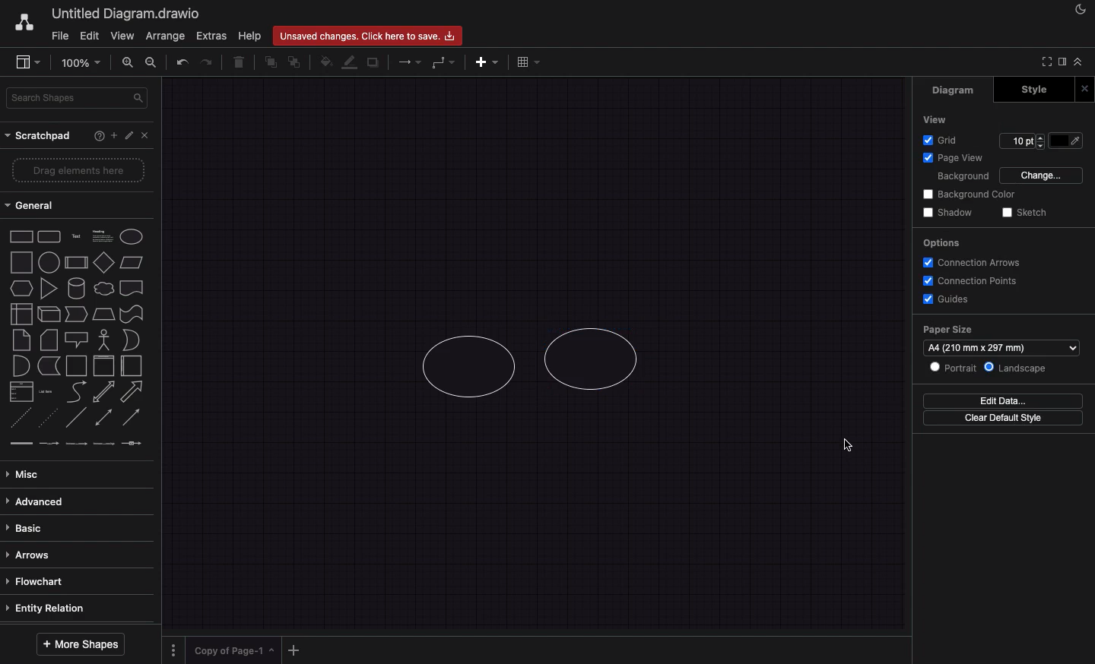 This screenshot has height=664, width=1095. Describe the element at coordinates (1084, 90) in the screenshot. I see `close` at that location.